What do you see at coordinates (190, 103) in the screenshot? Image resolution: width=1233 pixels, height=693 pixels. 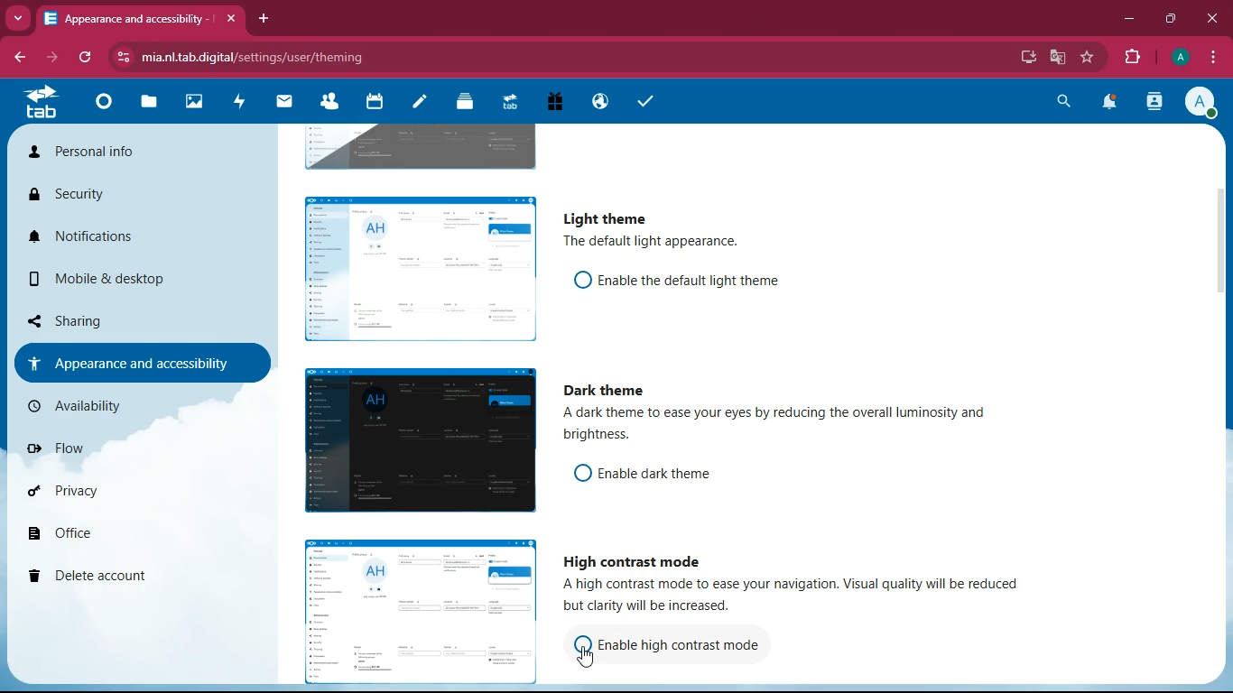 I see `images` at bounding box center [190, 103].